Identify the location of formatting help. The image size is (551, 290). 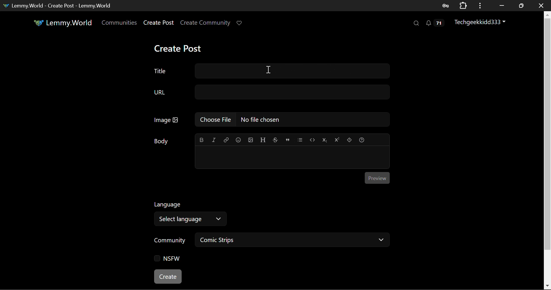
(362, 140).